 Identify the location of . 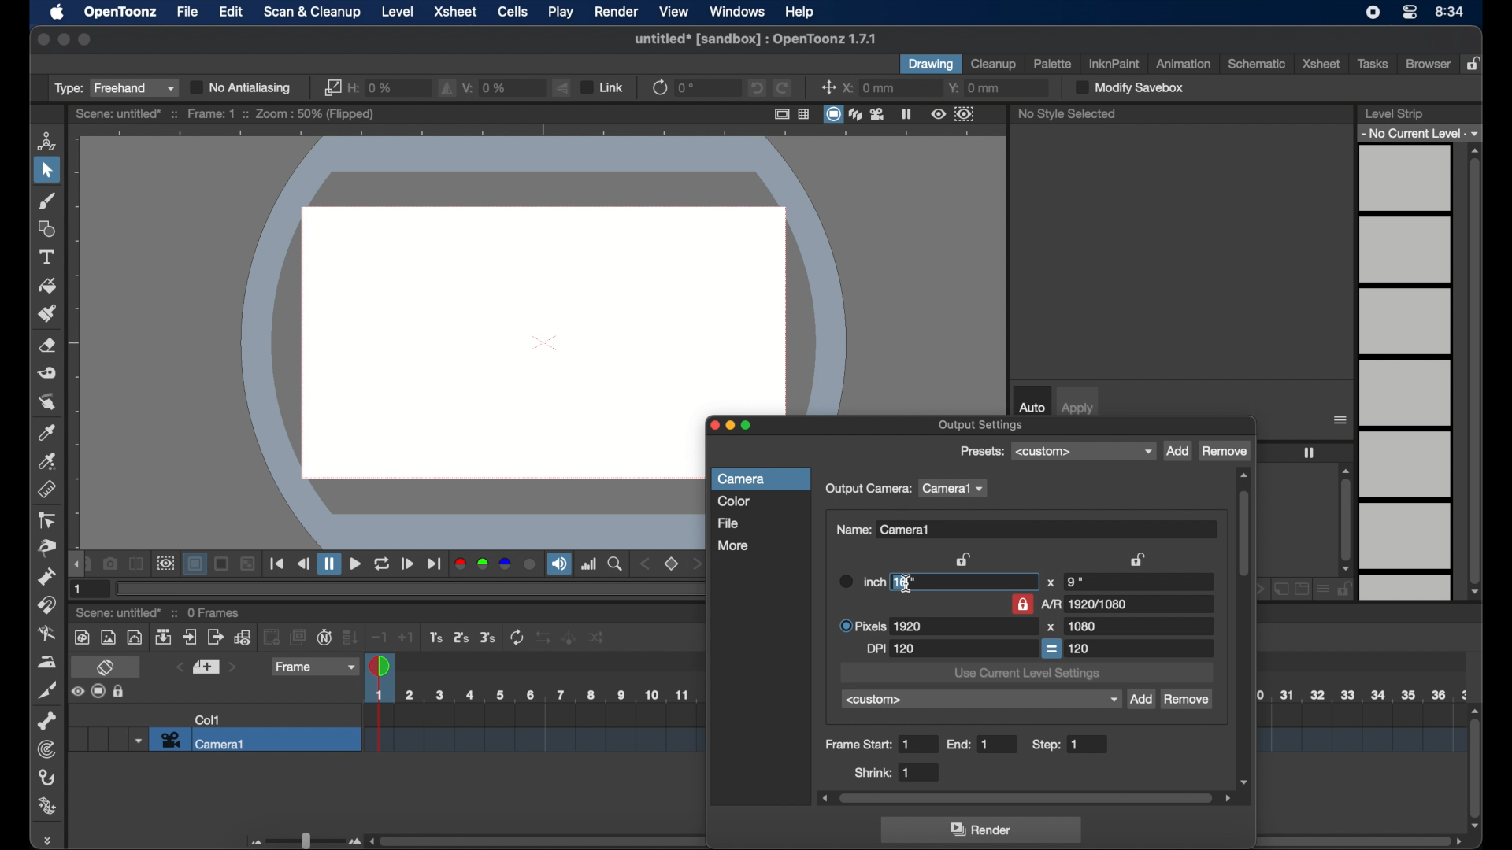
(1282, 590).